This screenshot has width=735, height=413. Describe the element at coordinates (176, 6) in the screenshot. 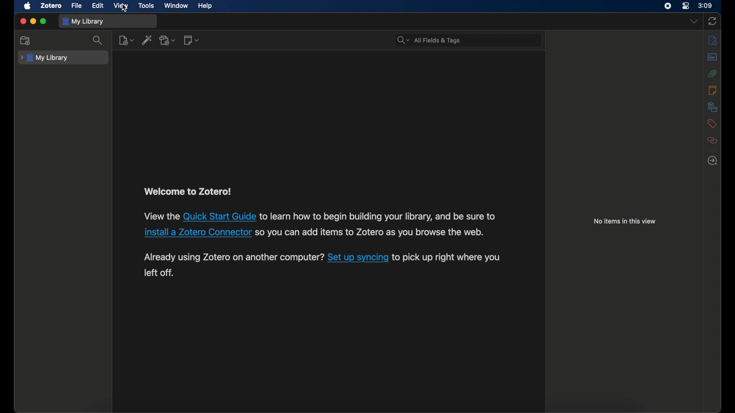

I see `window` at that location.